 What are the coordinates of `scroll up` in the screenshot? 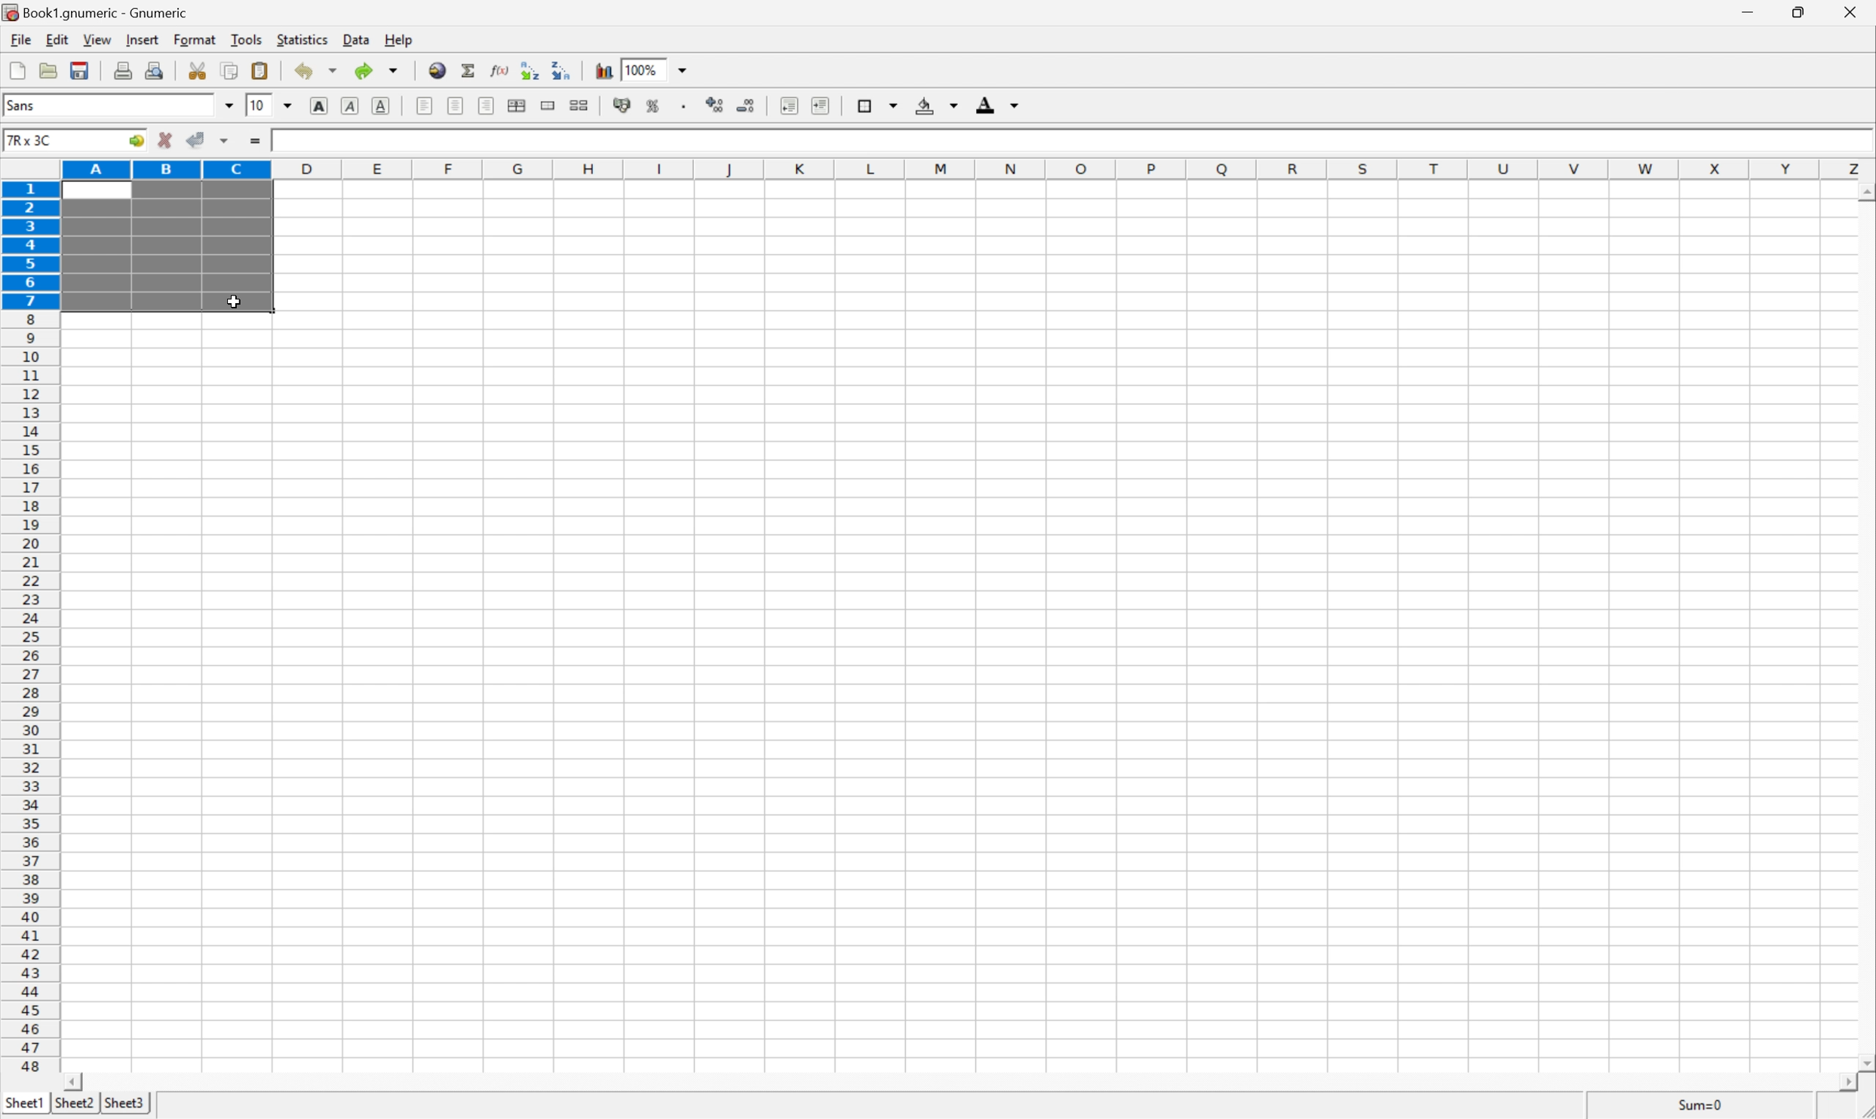 It's located at (1864, 194).